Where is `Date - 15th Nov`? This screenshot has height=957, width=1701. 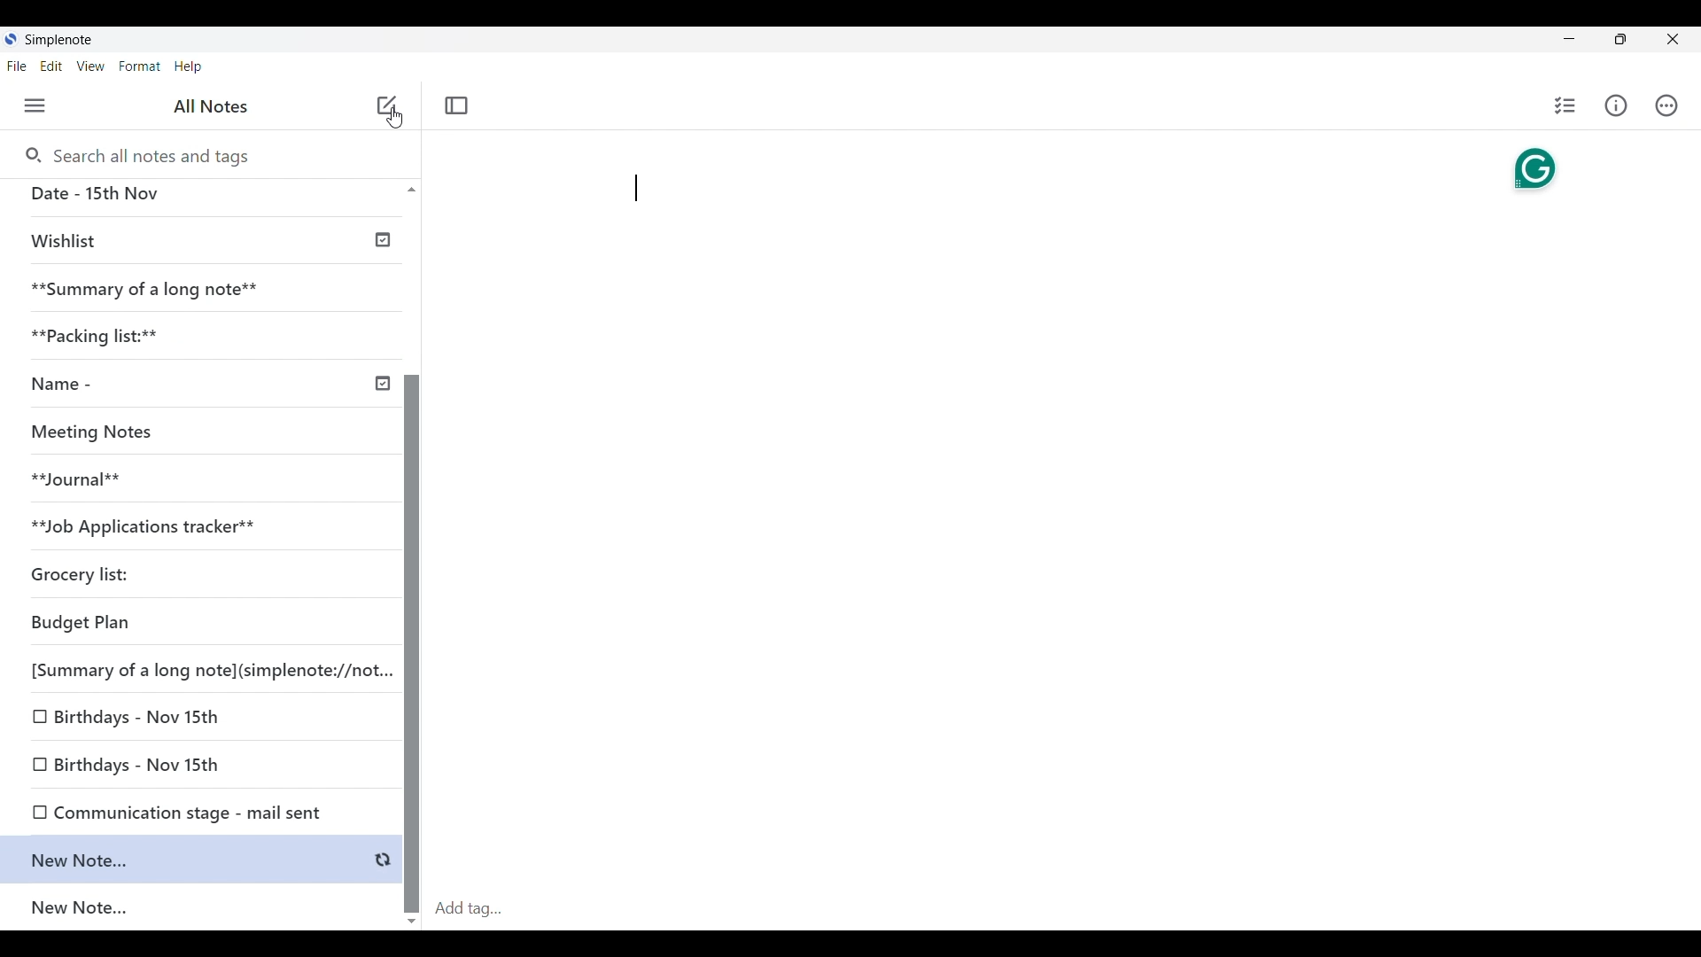 Date - 15th Nov is located at coordinates (202, 196).